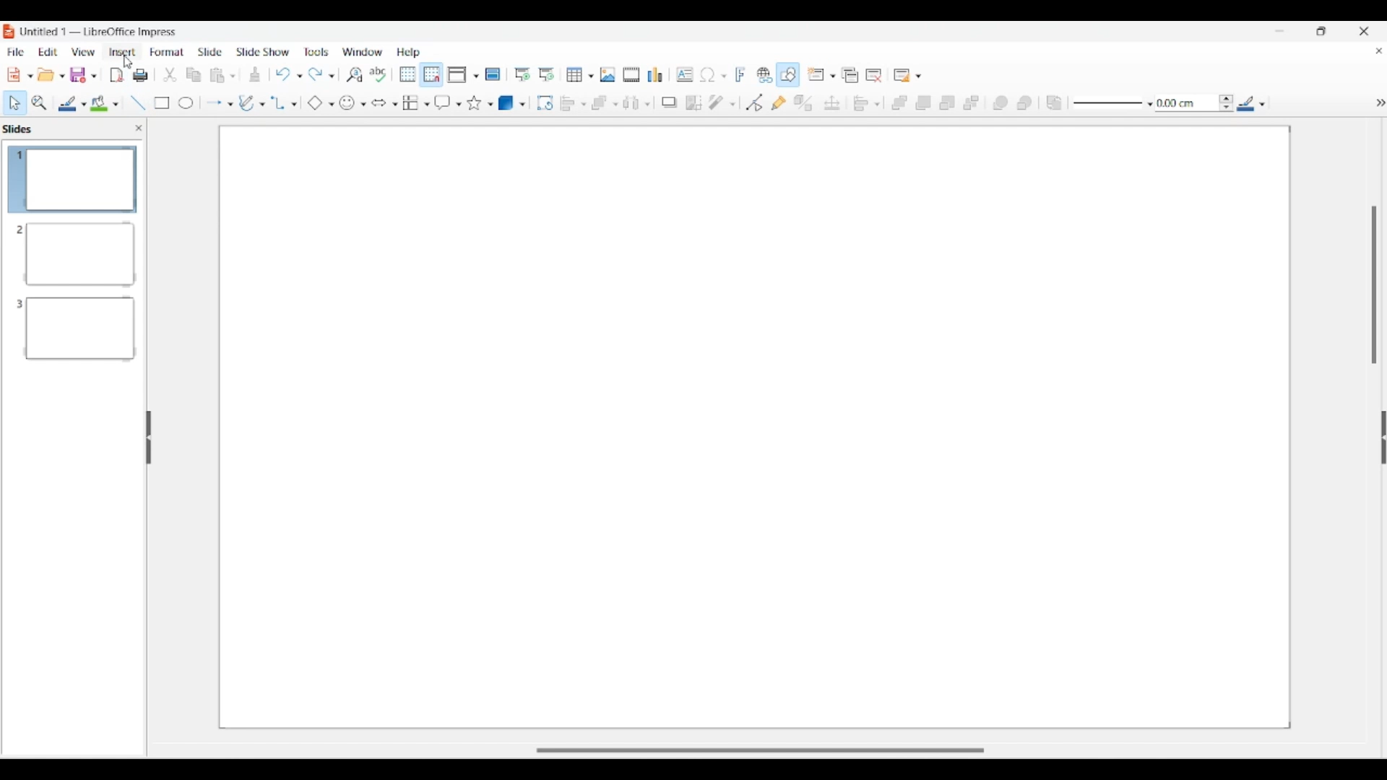  What do you see at coordinates (755, 103) in the screenshot?
I see `Toggle point edit mode` at bounding box center [755, 103].